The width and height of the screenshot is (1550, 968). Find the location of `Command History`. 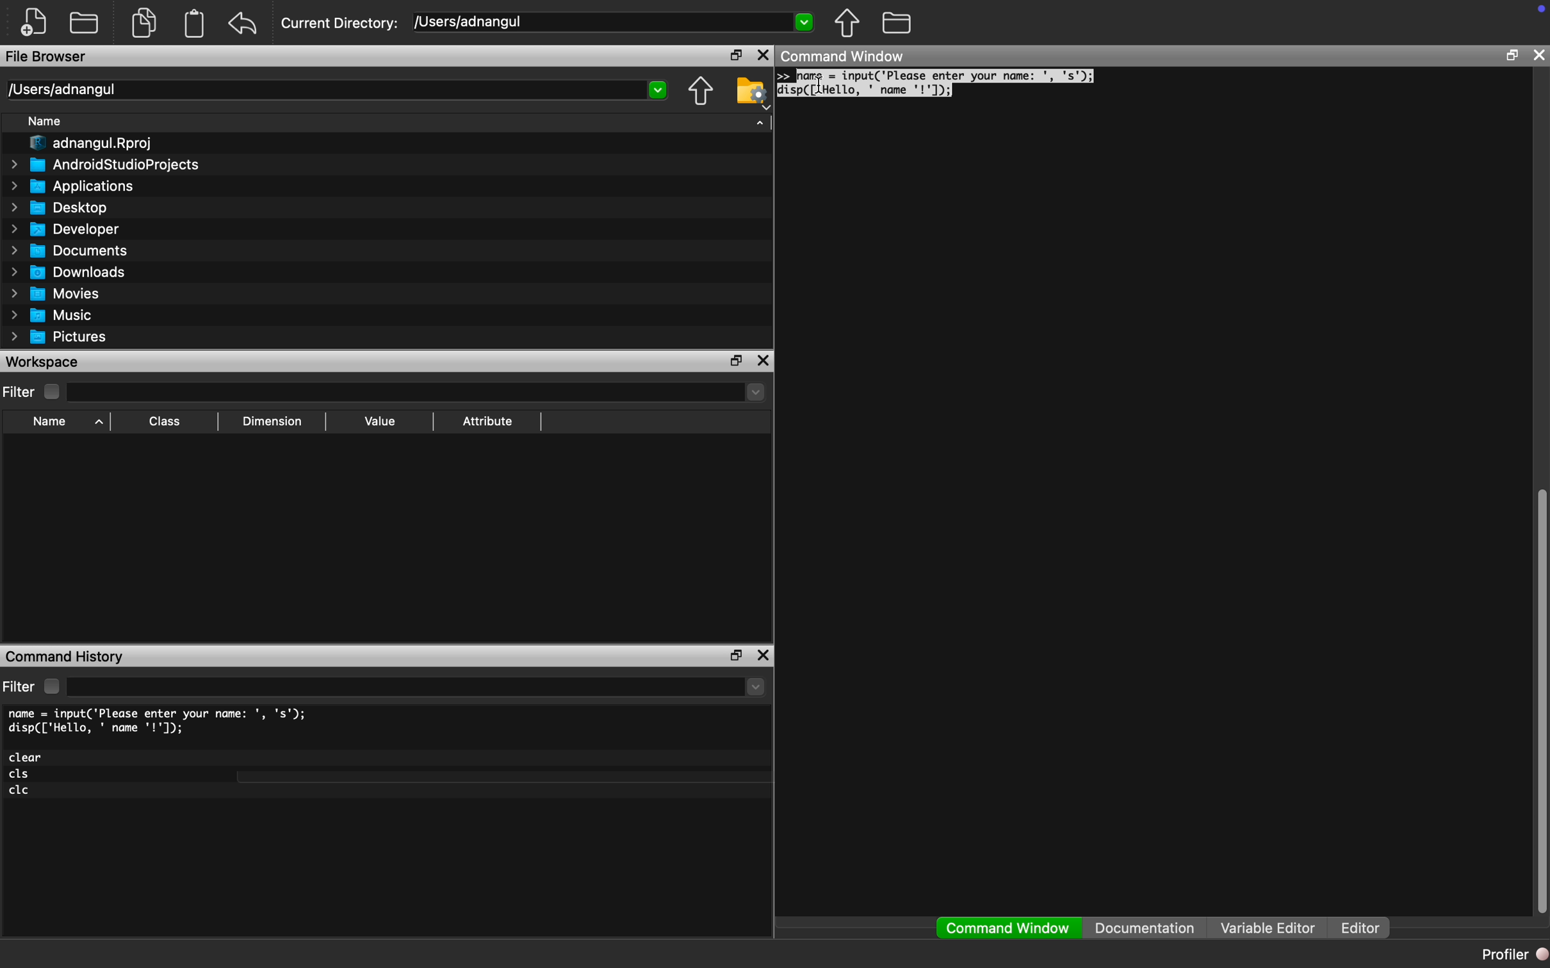

Command History is located at coordinates (65, 658).